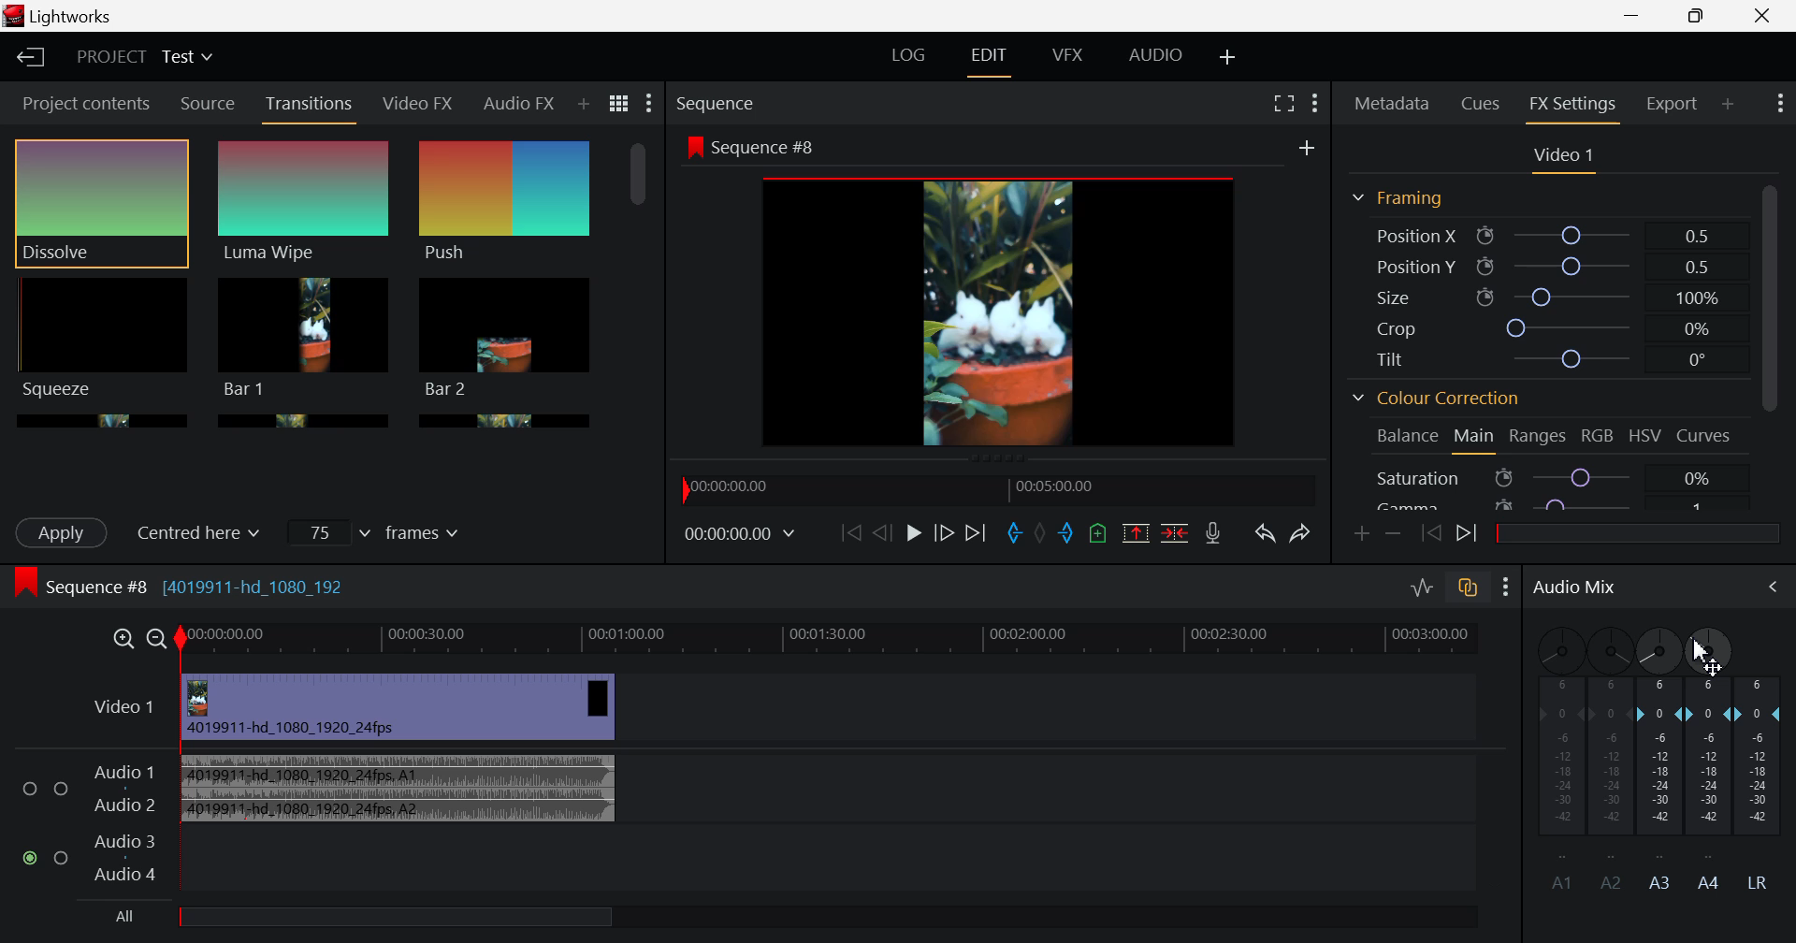 The width and height of the screenshot is (1796, 943). Describe the element at coordinates (310, 109) in the screenshot. I see `Transitions Panel Open` at that location.